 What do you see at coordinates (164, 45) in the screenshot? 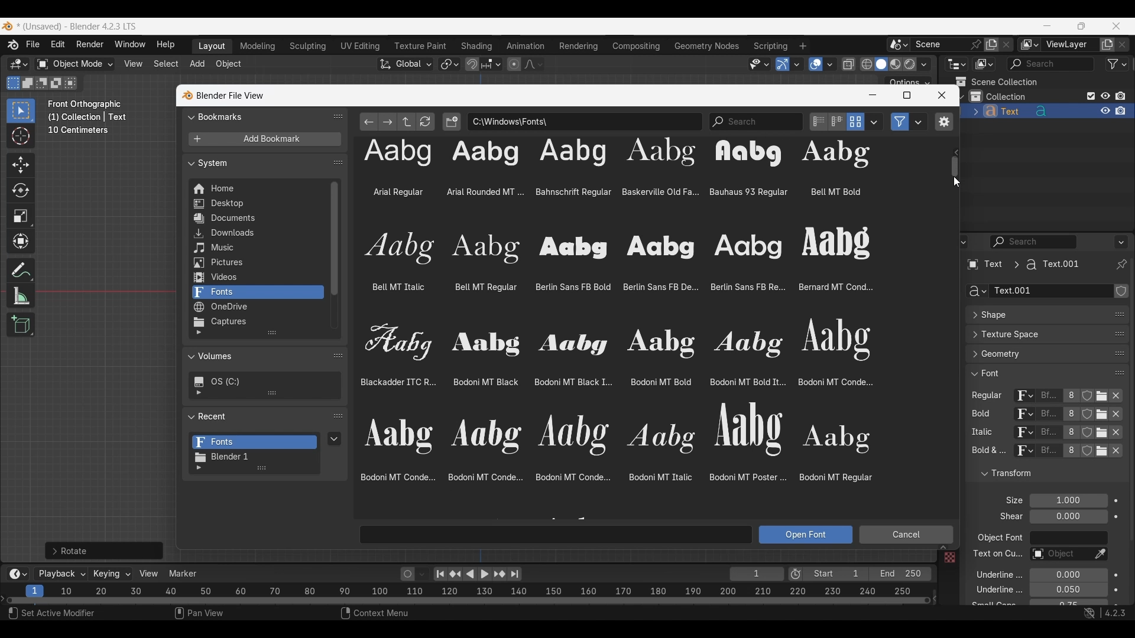
I see `Help menu` at bounding box center [164, 45].